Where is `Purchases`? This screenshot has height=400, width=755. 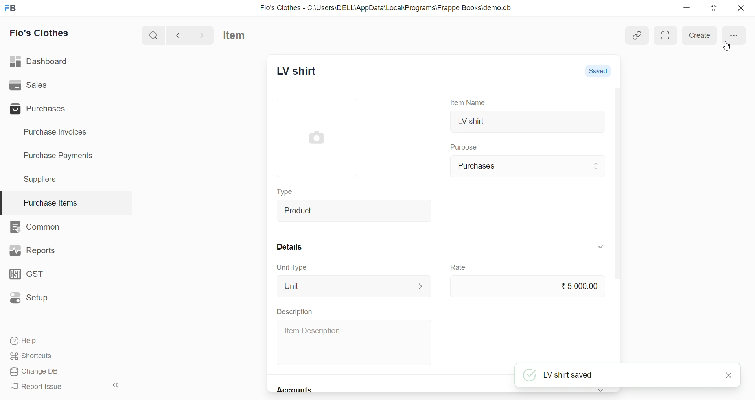 Purchases is located at coordinates (528, 166).